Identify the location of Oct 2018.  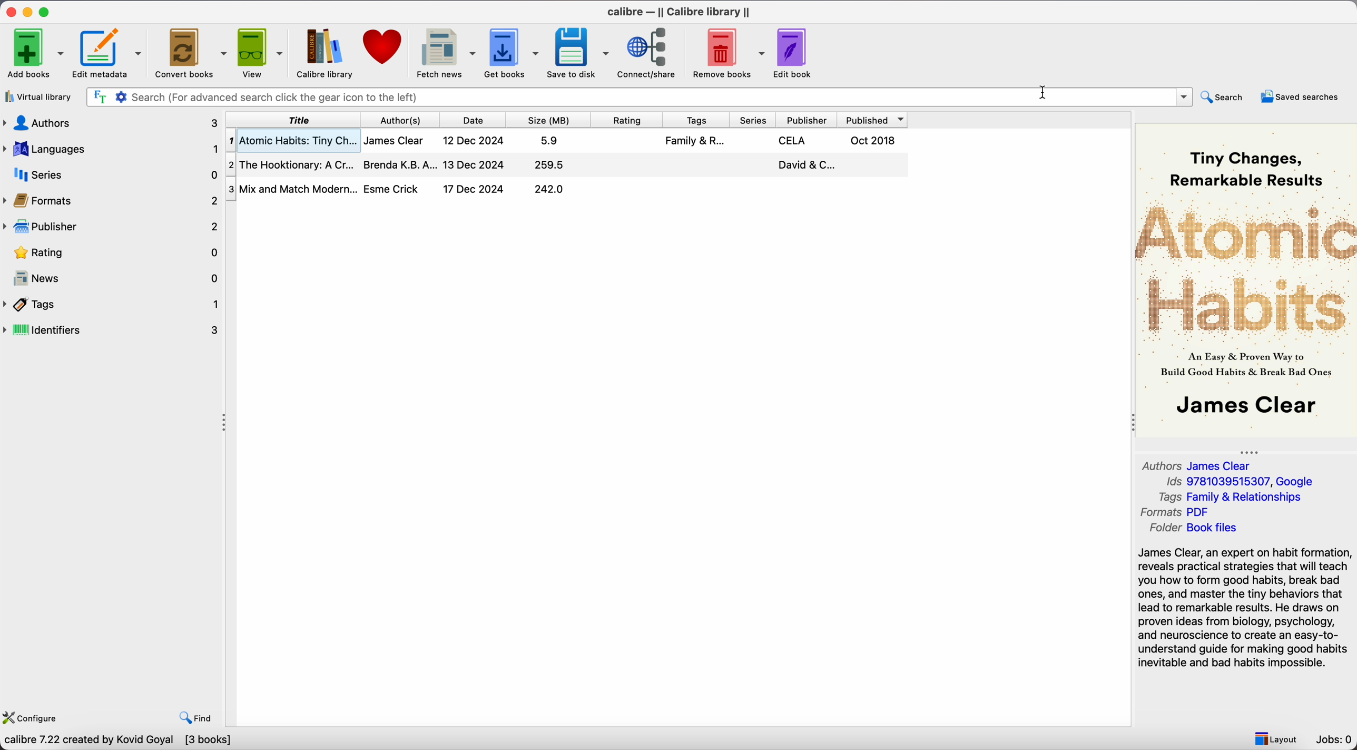
(874, 140).